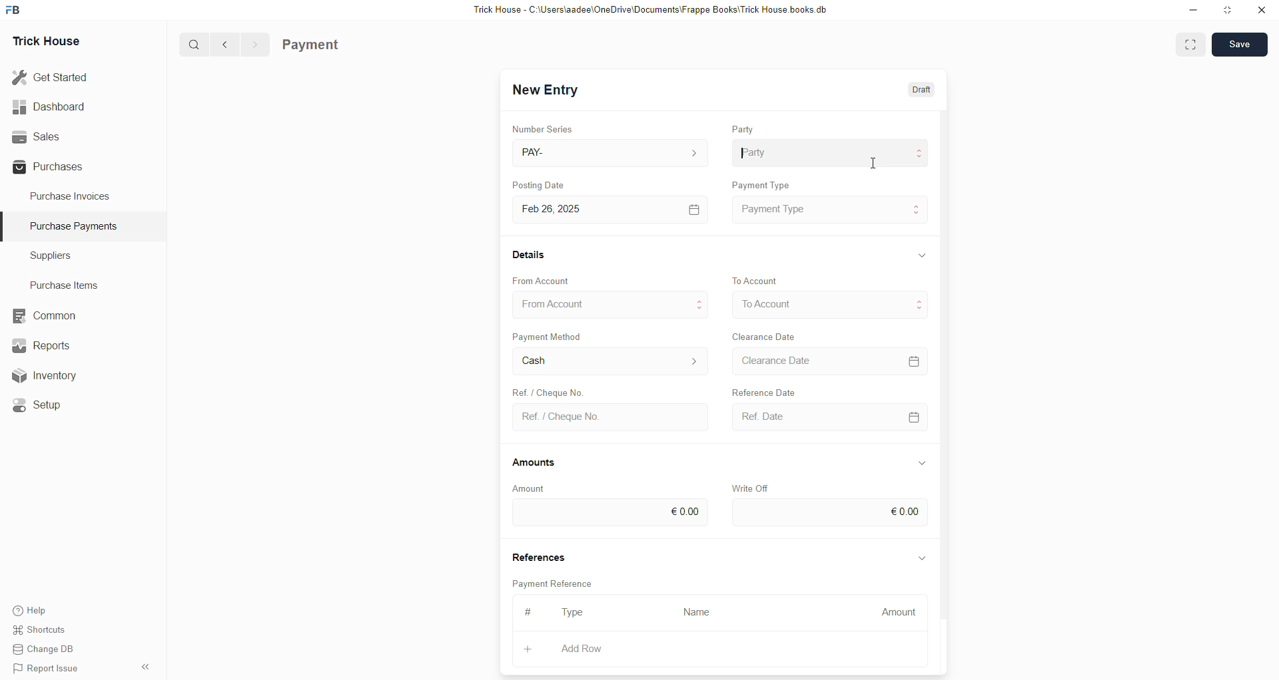 The image size is (1279, 680). Describe the element at coordinates (48, 39) in the screenshot. I see `Trick House` at that location.